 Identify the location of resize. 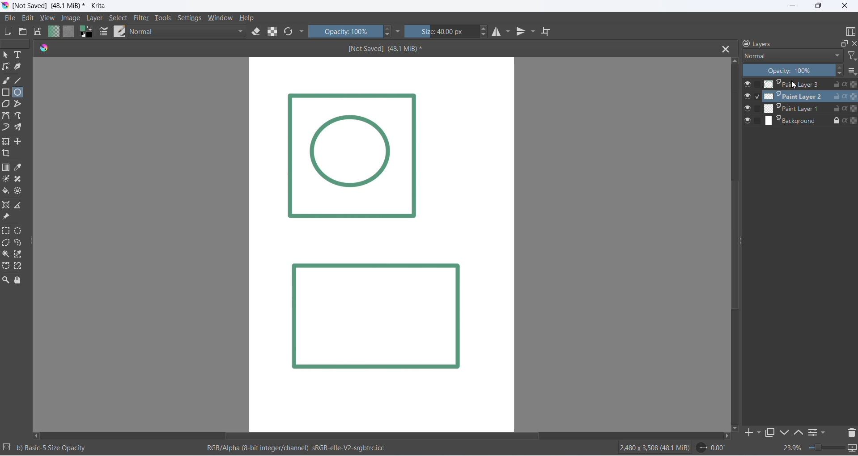
(33, 246).